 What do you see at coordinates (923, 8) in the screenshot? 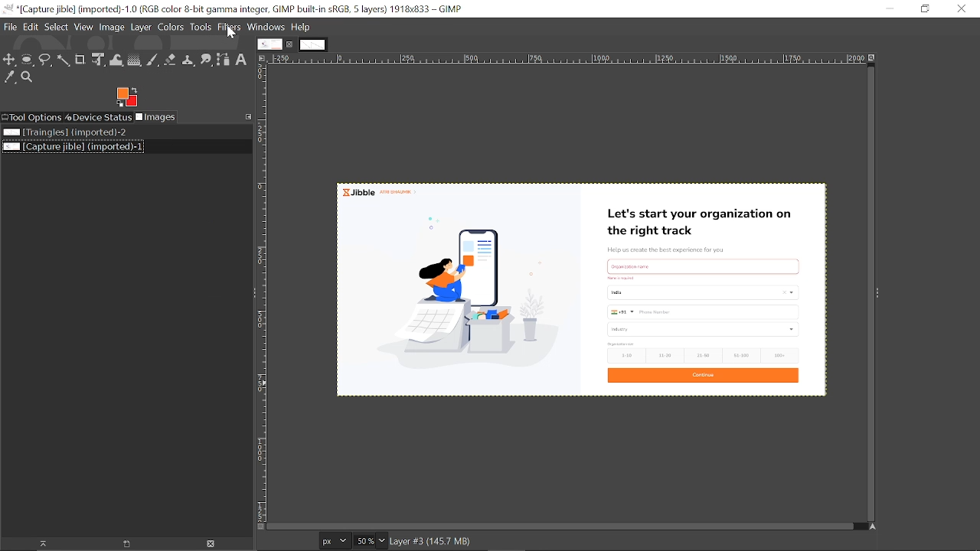
I see `Restore down` at bounding box center [923, 8].